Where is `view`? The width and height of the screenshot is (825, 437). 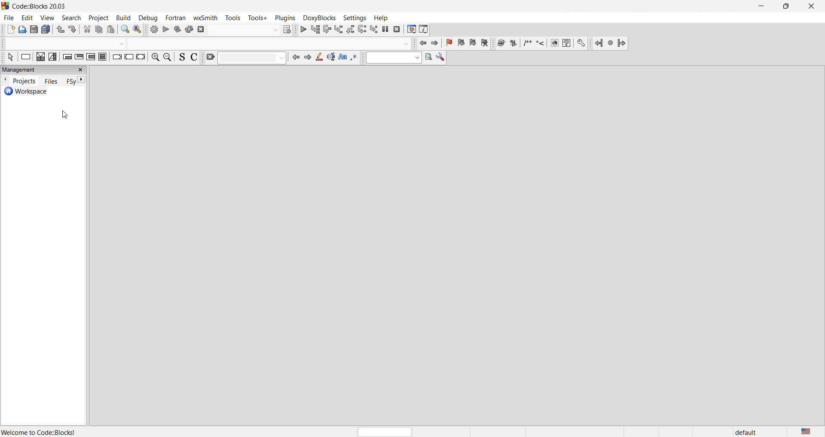 view is located at coordinates (48, 18).